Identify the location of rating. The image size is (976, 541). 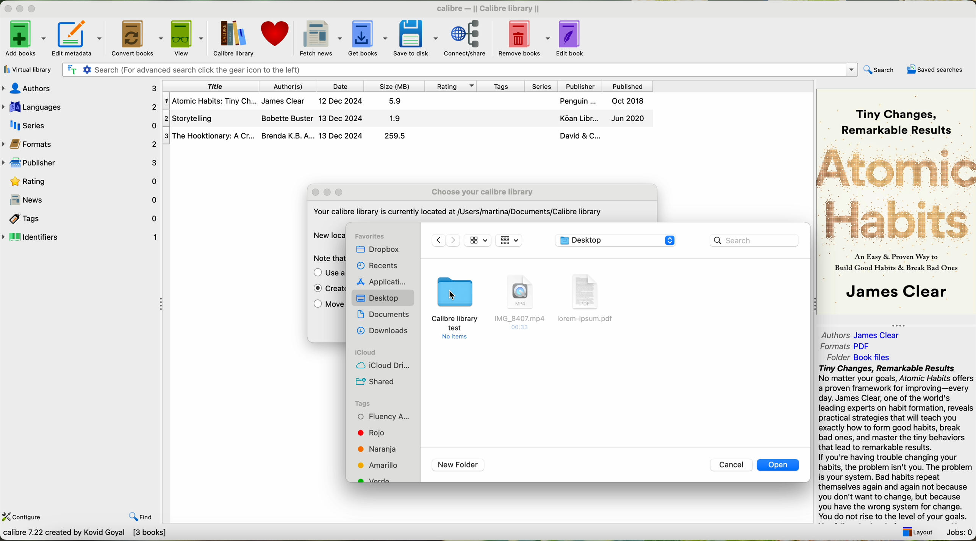
(449, 86).